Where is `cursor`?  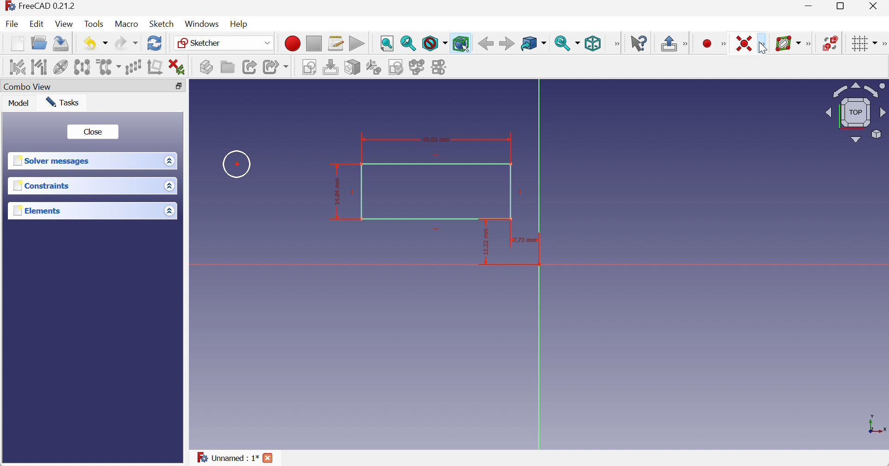
cursor is located at coordinates (761, 50).